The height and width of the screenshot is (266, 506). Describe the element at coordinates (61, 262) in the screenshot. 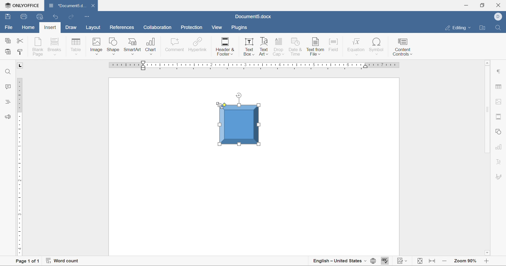

I see `word count` at that location.